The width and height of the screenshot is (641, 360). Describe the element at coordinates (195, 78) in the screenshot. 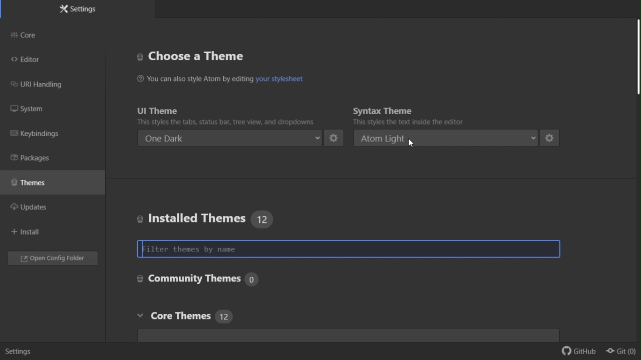

I see `You can also style Atom by editing` at that location.